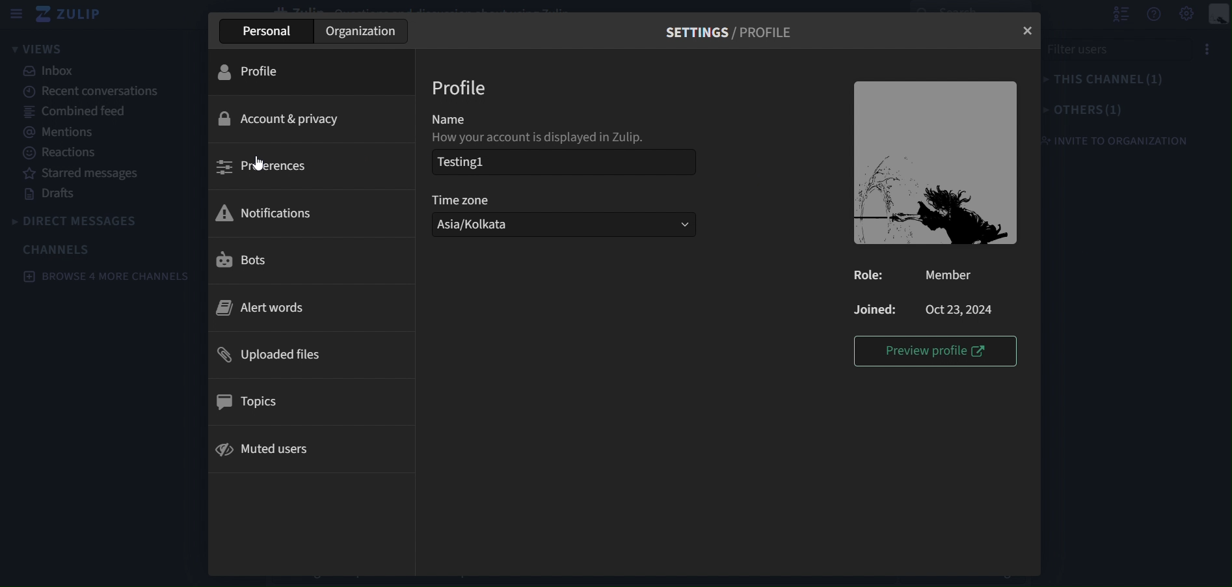 The image size is (1232, 587). What do you see at coordinates (736, 31) in the screenshot?
I see `settings/profile` at bounding box center [736, 31].